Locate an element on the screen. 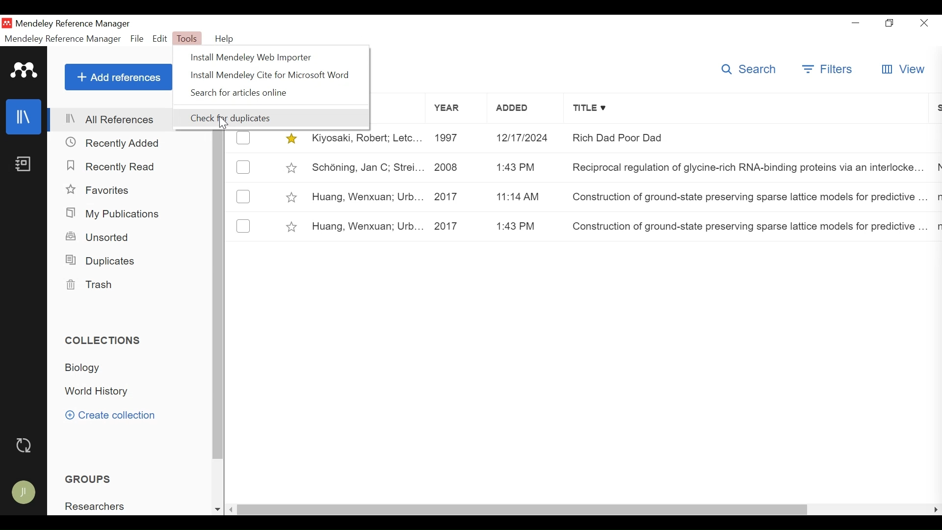 This screenshot has width=942, height=530. Tools is located at coordinates (188, 39).